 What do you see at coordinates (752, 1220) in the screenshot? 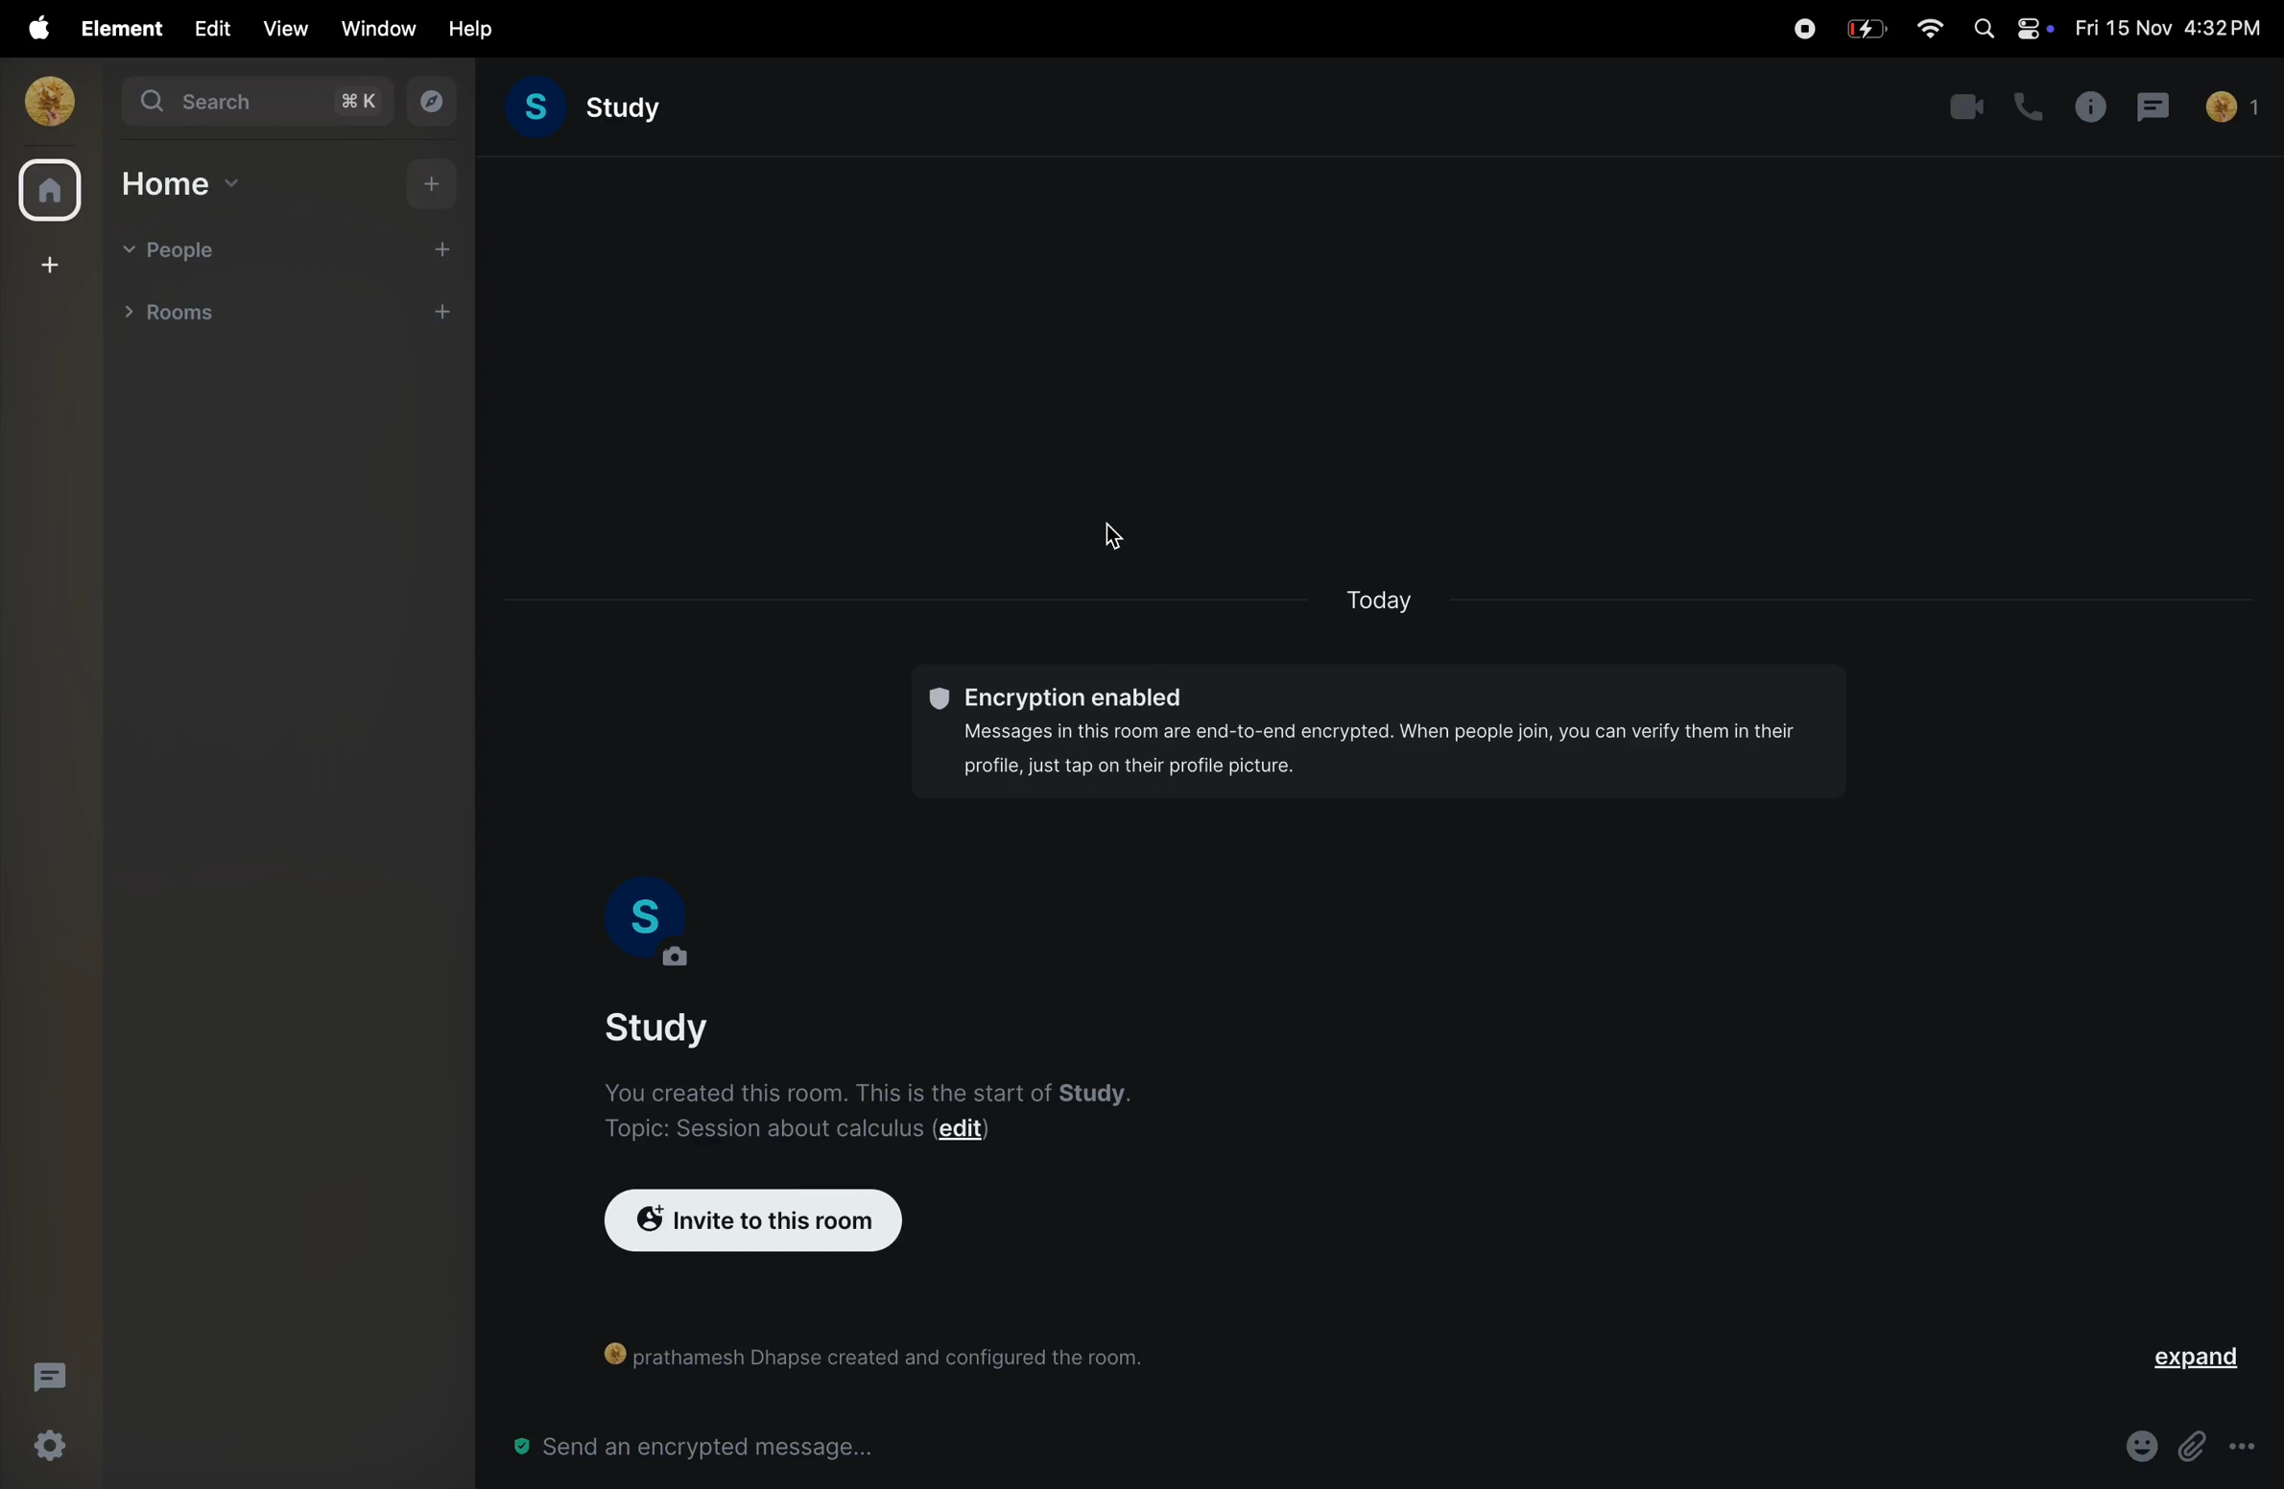
I see `invite to room` at bounding box center [752, 1220].